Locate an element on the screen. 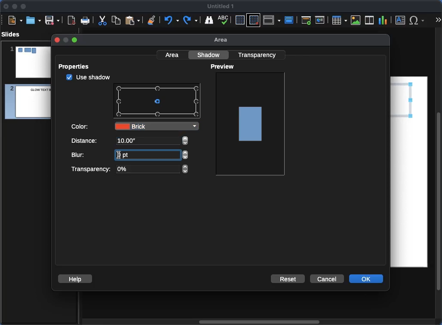 This screenshot has height=325, width=442. Print is located at coordinates (86, 21).